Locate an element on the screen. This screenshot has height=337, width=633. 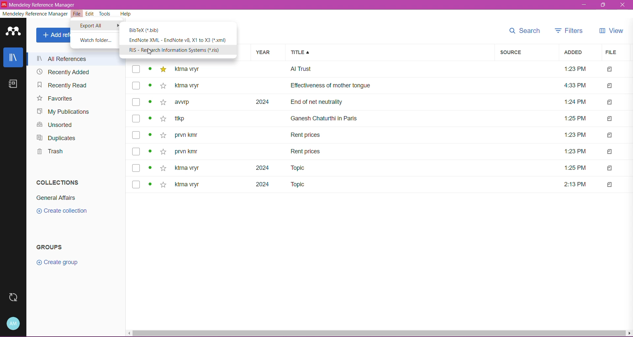
Added is located at coordinates (579, 52).